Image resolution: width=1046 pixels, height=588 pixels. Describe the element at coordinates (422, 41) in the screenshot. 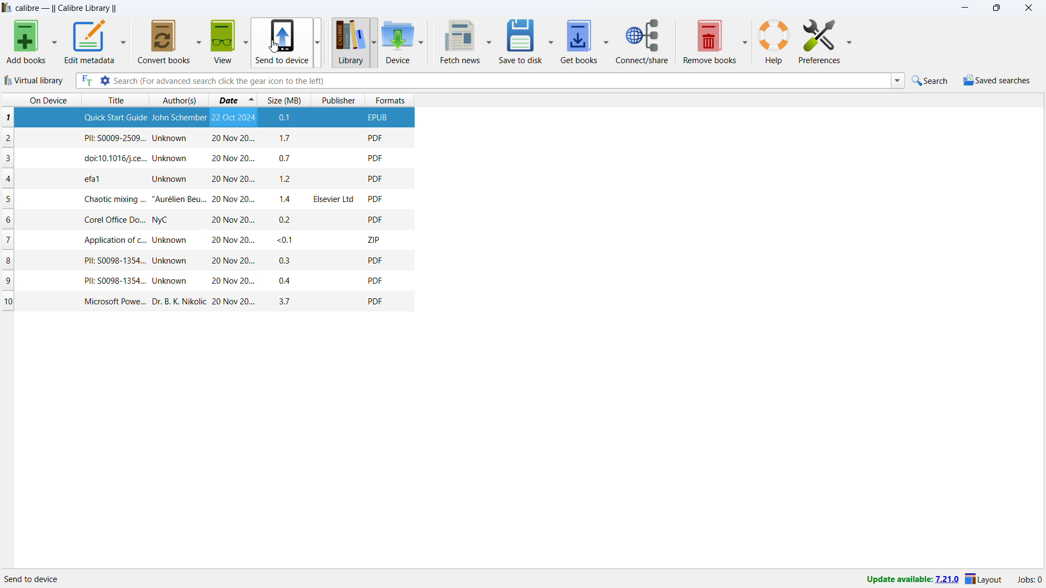

I see `device options` at that location.